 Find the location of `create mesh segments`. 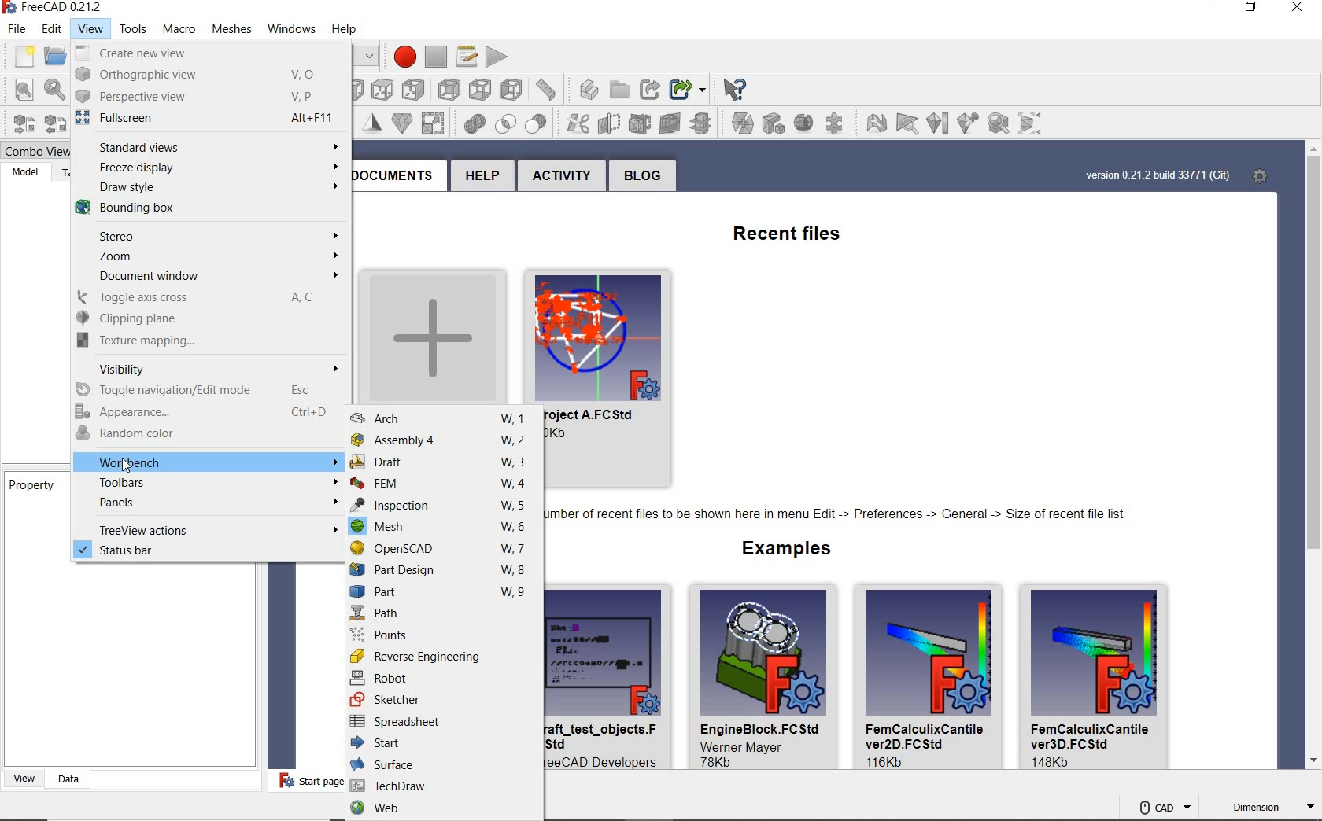

create mesh segments is located at coordinates (772, 123).